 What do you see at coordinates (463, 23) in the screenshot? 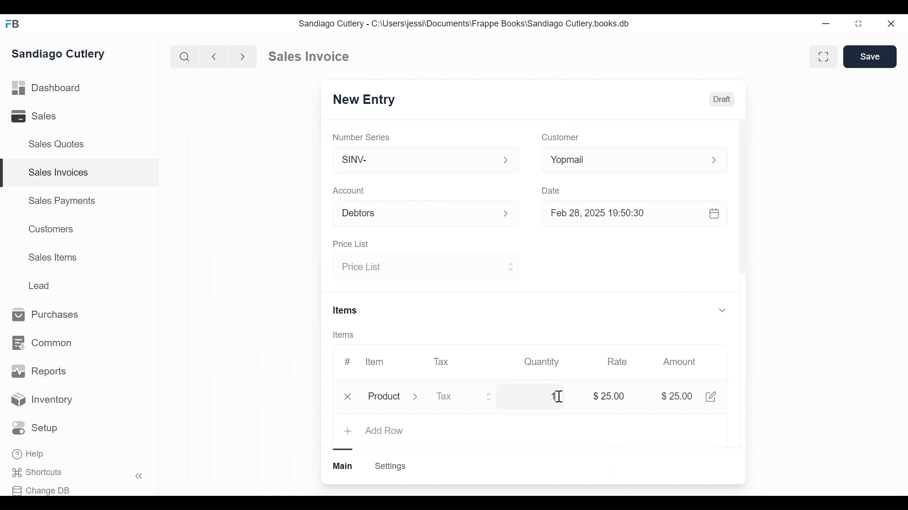
I see `Sandiago Cutlery - C:\Users\jessi\Documents\Frappe Books\Sandiago Cutlery.books.db` at bounding box center [463, 23].